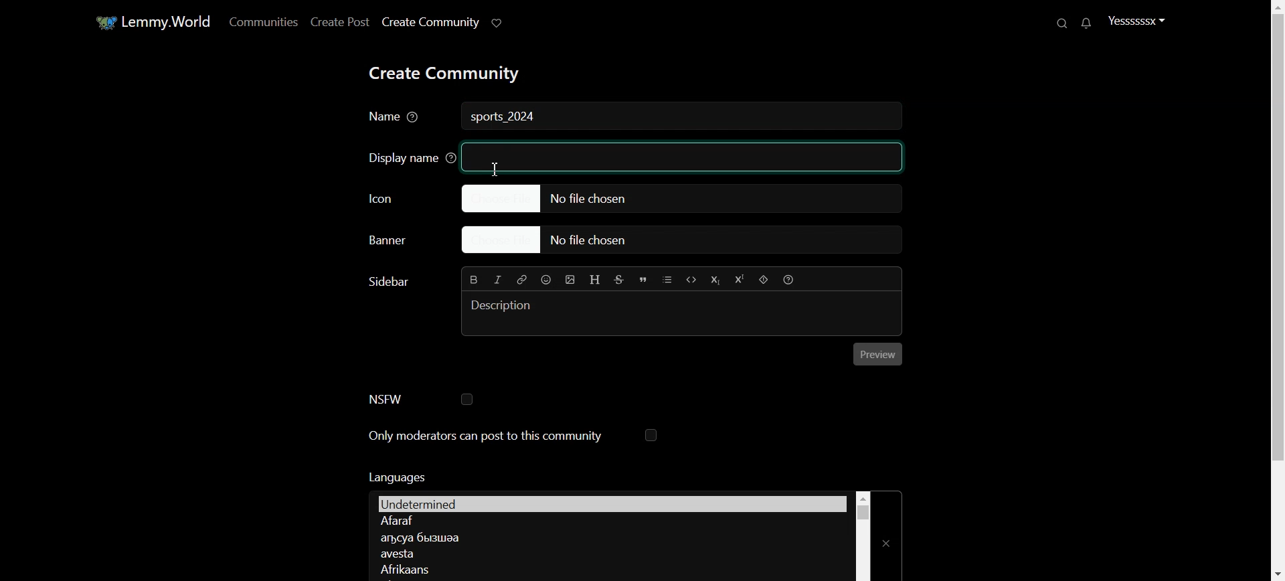 The width and height of the screenshot is (1285, 581). What do you see at coordinates (596, 280) in the screenshot?
I see `Header` at bounding box center [596, 280].